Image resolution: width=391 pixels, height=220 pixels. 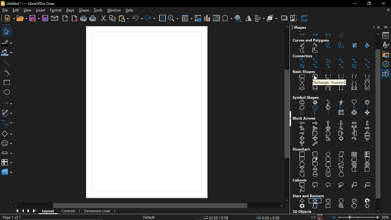 What do you see at coordinates (71, 11) in the screenshot?
I see `page` at bounding box center [71, 11].